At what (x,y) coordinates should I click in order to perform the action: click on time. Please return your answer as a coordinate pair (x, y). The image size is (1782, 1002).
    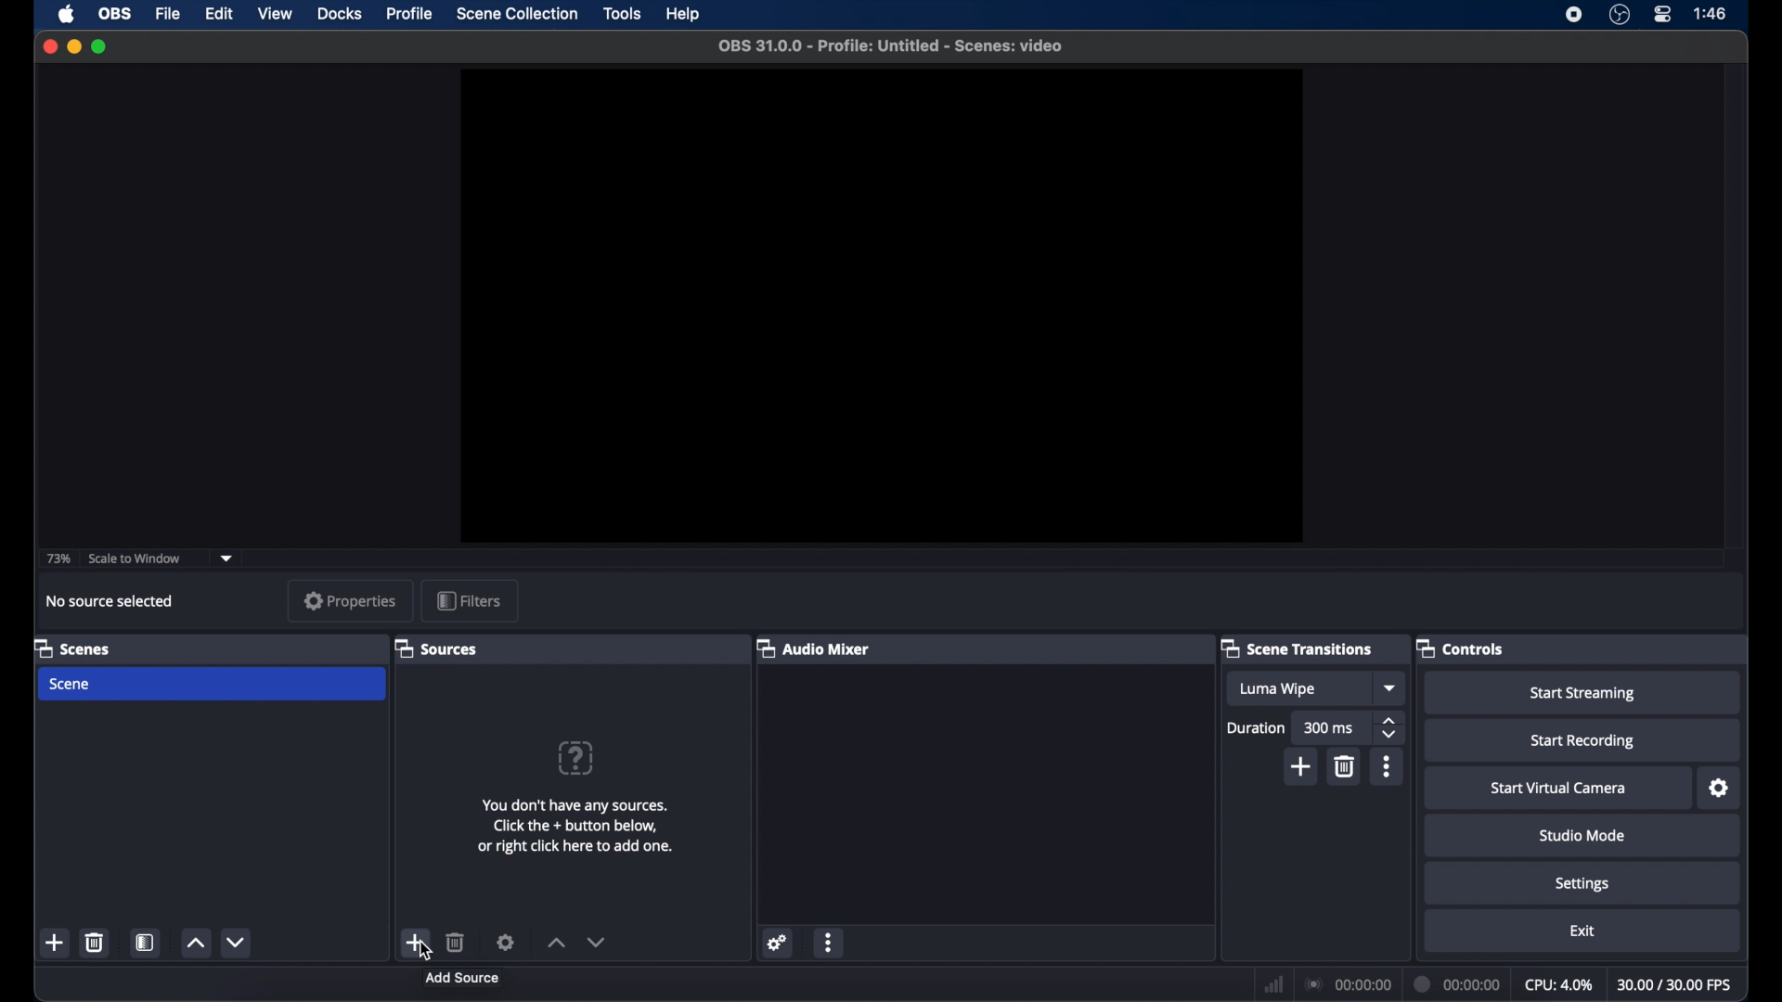
    Looking at the image, I should click on (1711, 12).